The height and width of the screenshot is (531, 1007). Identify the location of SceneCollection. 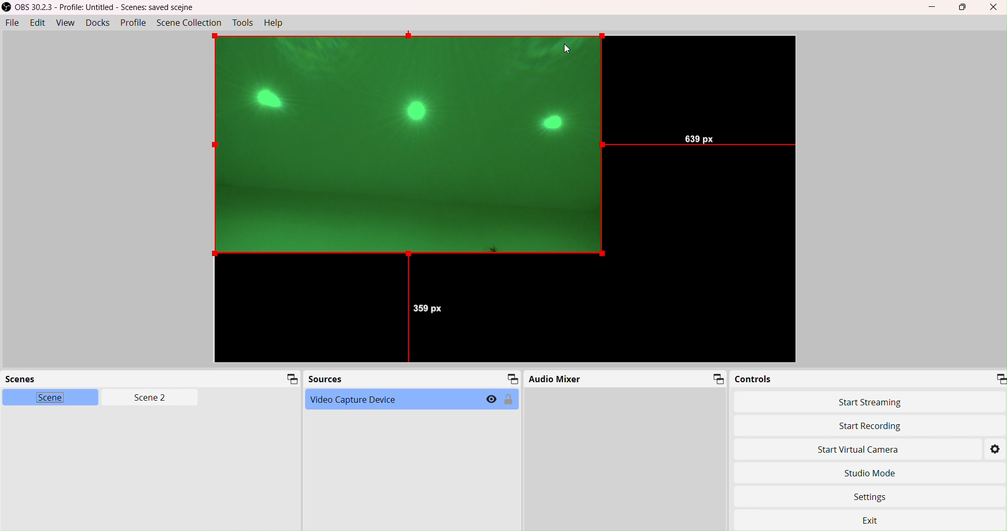
(189, 24).